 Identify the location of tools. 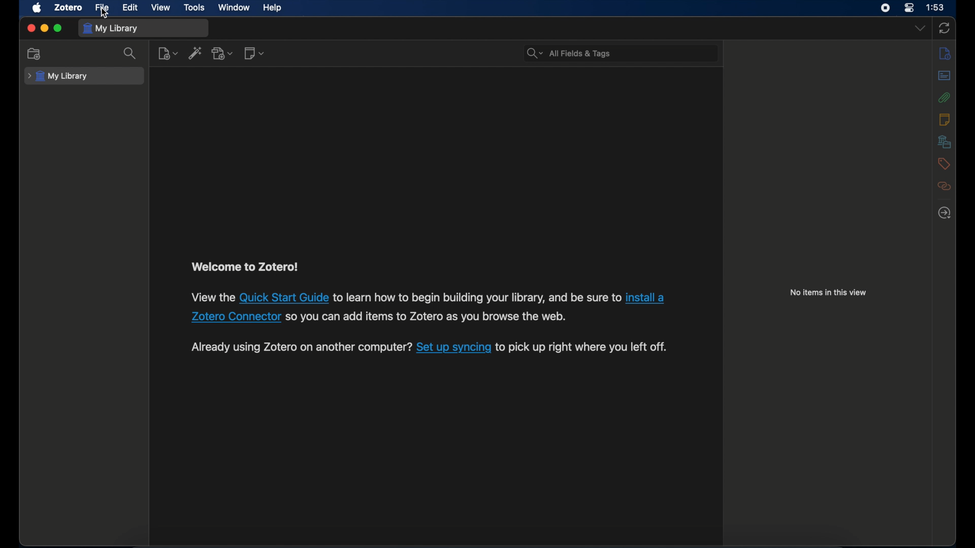
(195, 7).